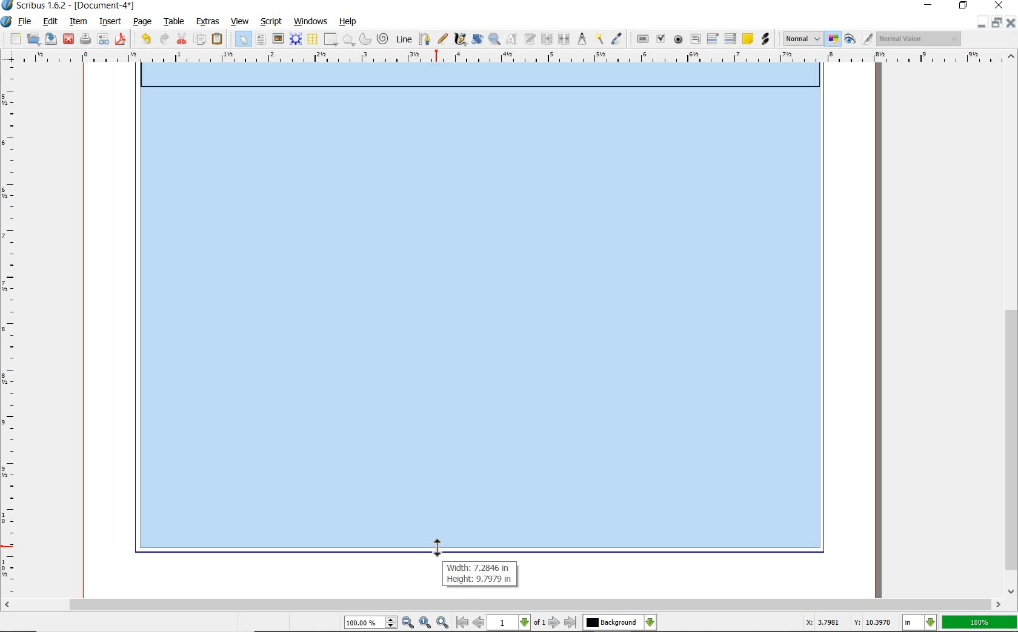  I want to click on Bezier curve, so click(425, 38).